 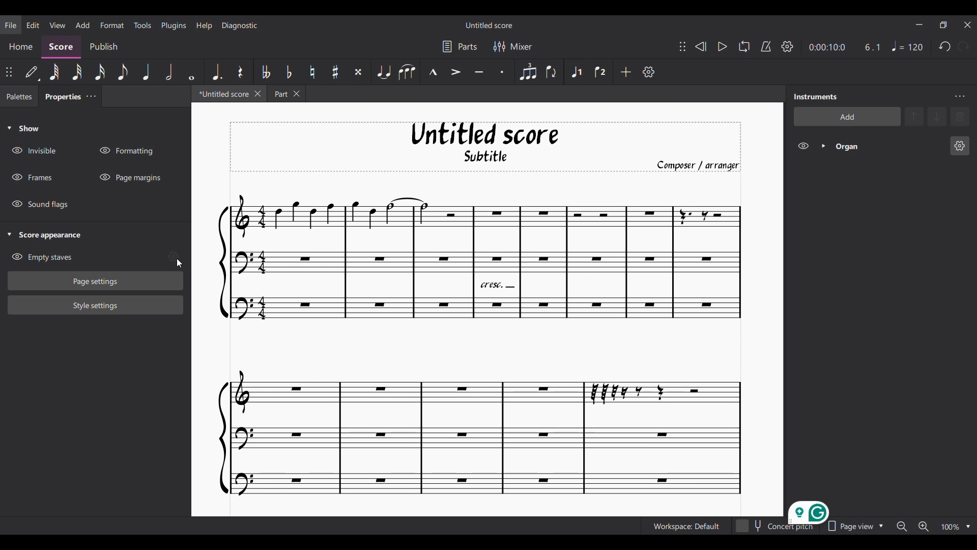 I want to click on Hide Invisible, so click(x=34, y=150).